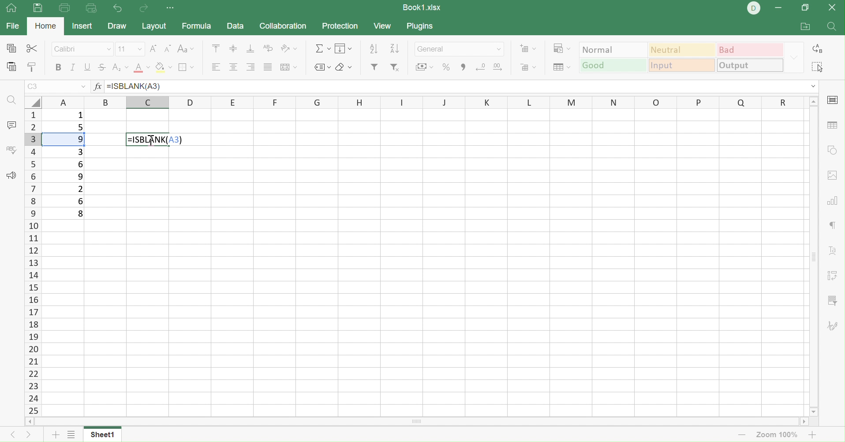 The height and width of the screenshot is (442, 845). Describe the element at coordinates (72, 435) in the screenshot. I see `Add sheets` at that location.